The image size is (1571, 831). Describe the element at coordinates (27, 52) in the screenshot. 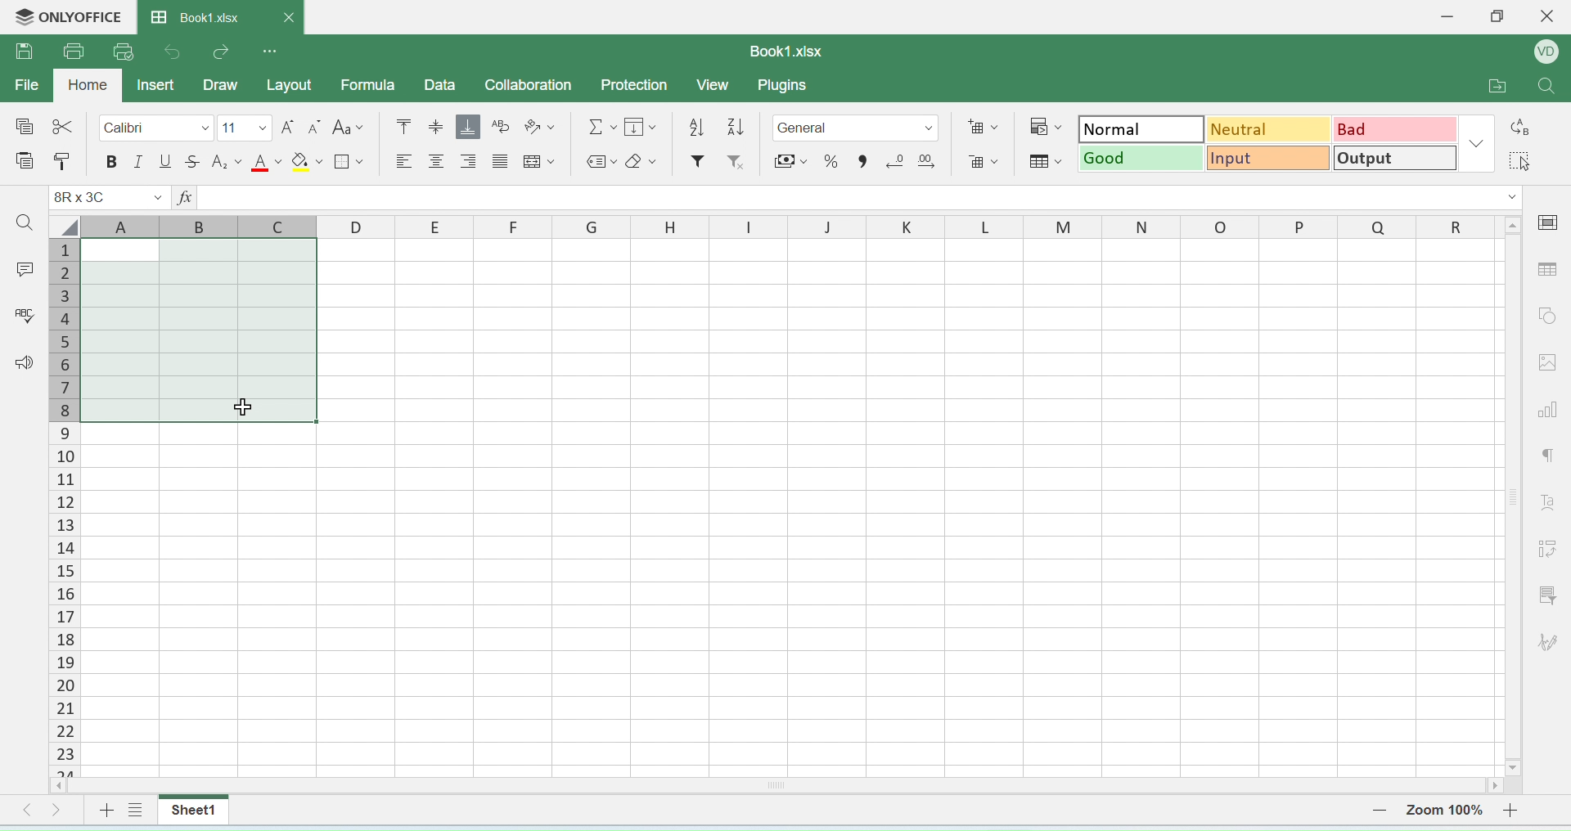

I see `save` at that location.